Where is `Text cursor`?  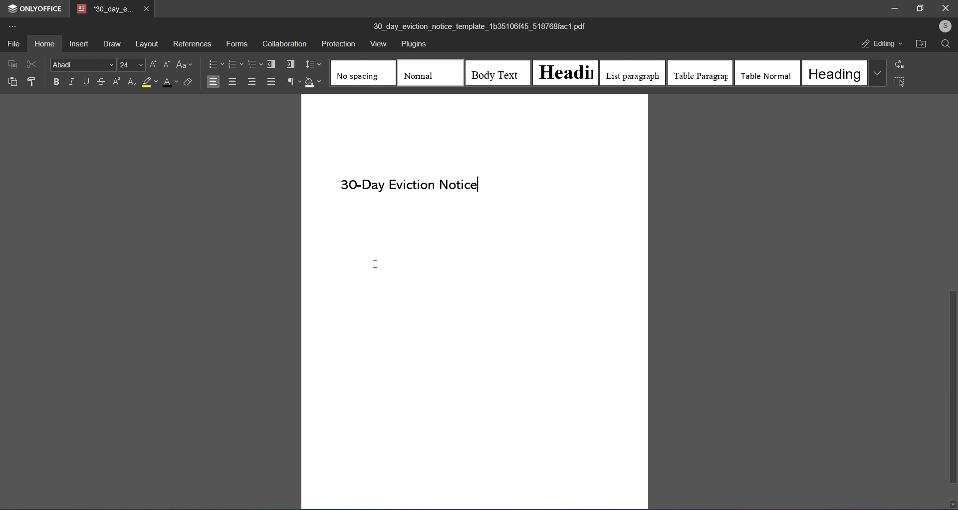 Text cursor is located at coordinates (480, 186).